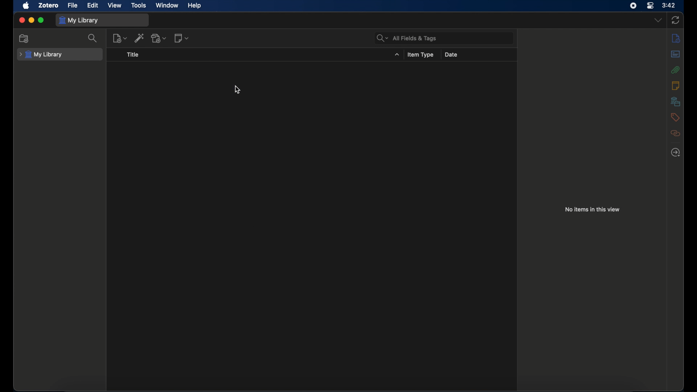 The height and width of the screenshot is (392, 697). I want to click on add item by identifier, so click(139, 38).